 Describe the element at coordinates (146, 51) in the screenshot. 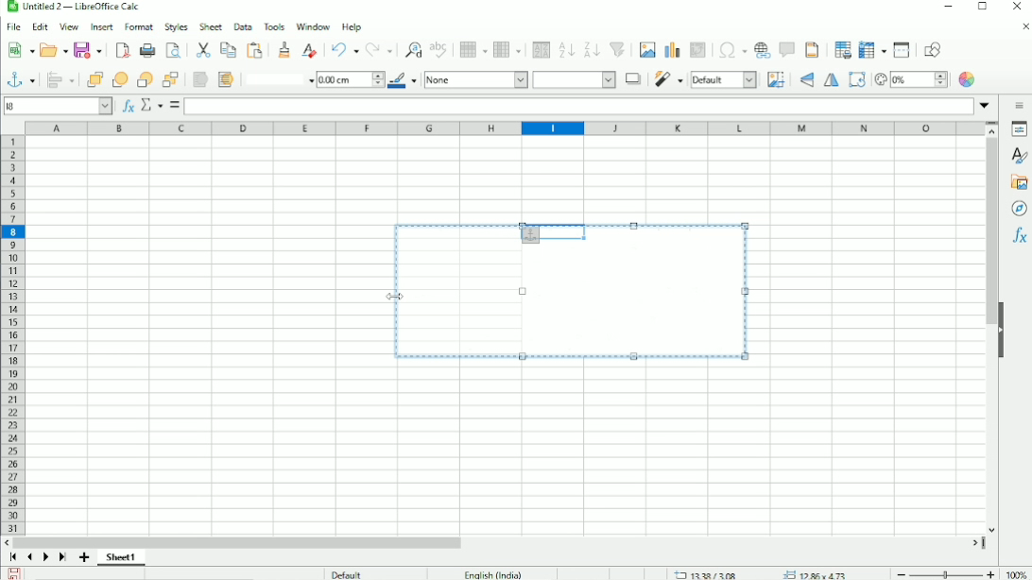

I see `Print` at that location.